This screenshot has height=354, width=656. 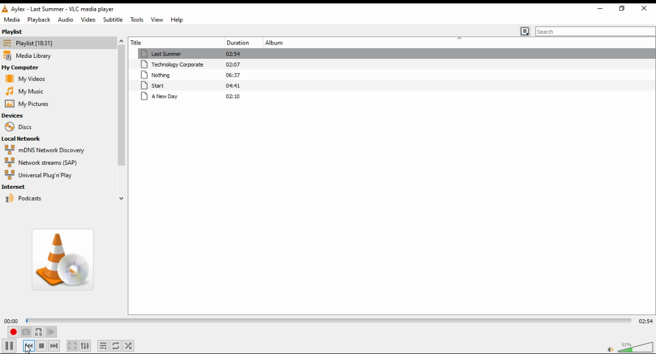 I want to click on mDNS network discovery, so click(x=44, y=150).